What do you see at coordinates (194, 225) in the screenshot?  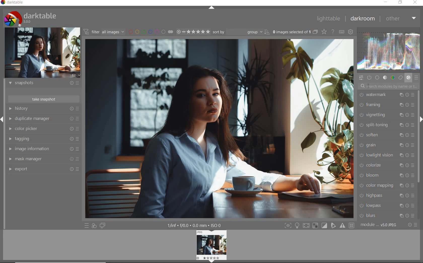 I see `other display information` at bounding box center [194, 225].